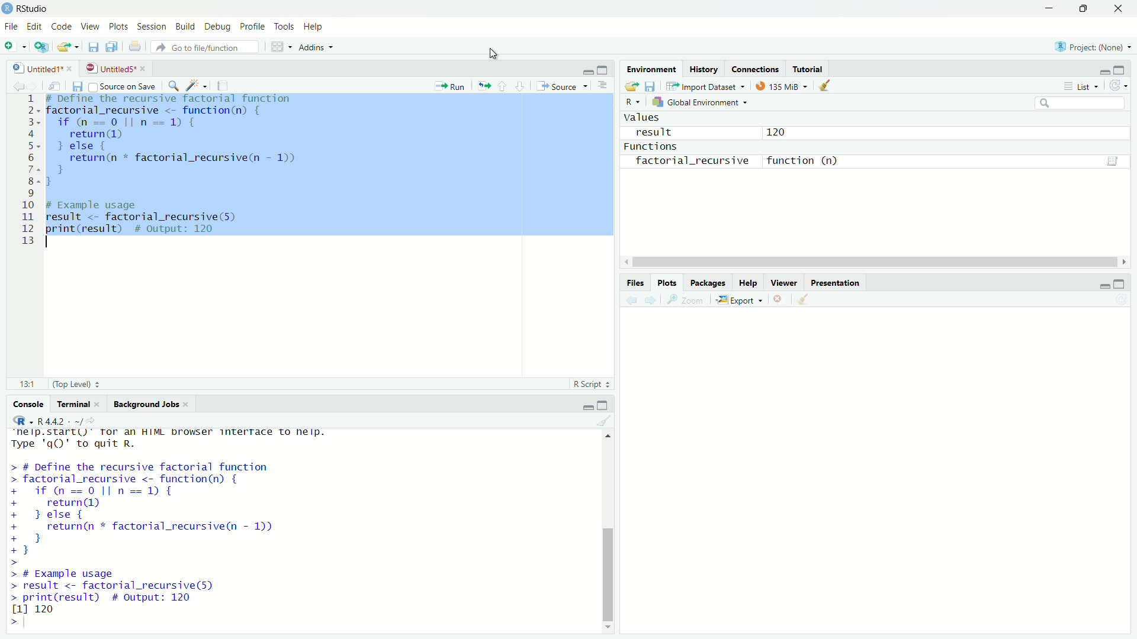  I want to click on Minimize, so click(587, 408).